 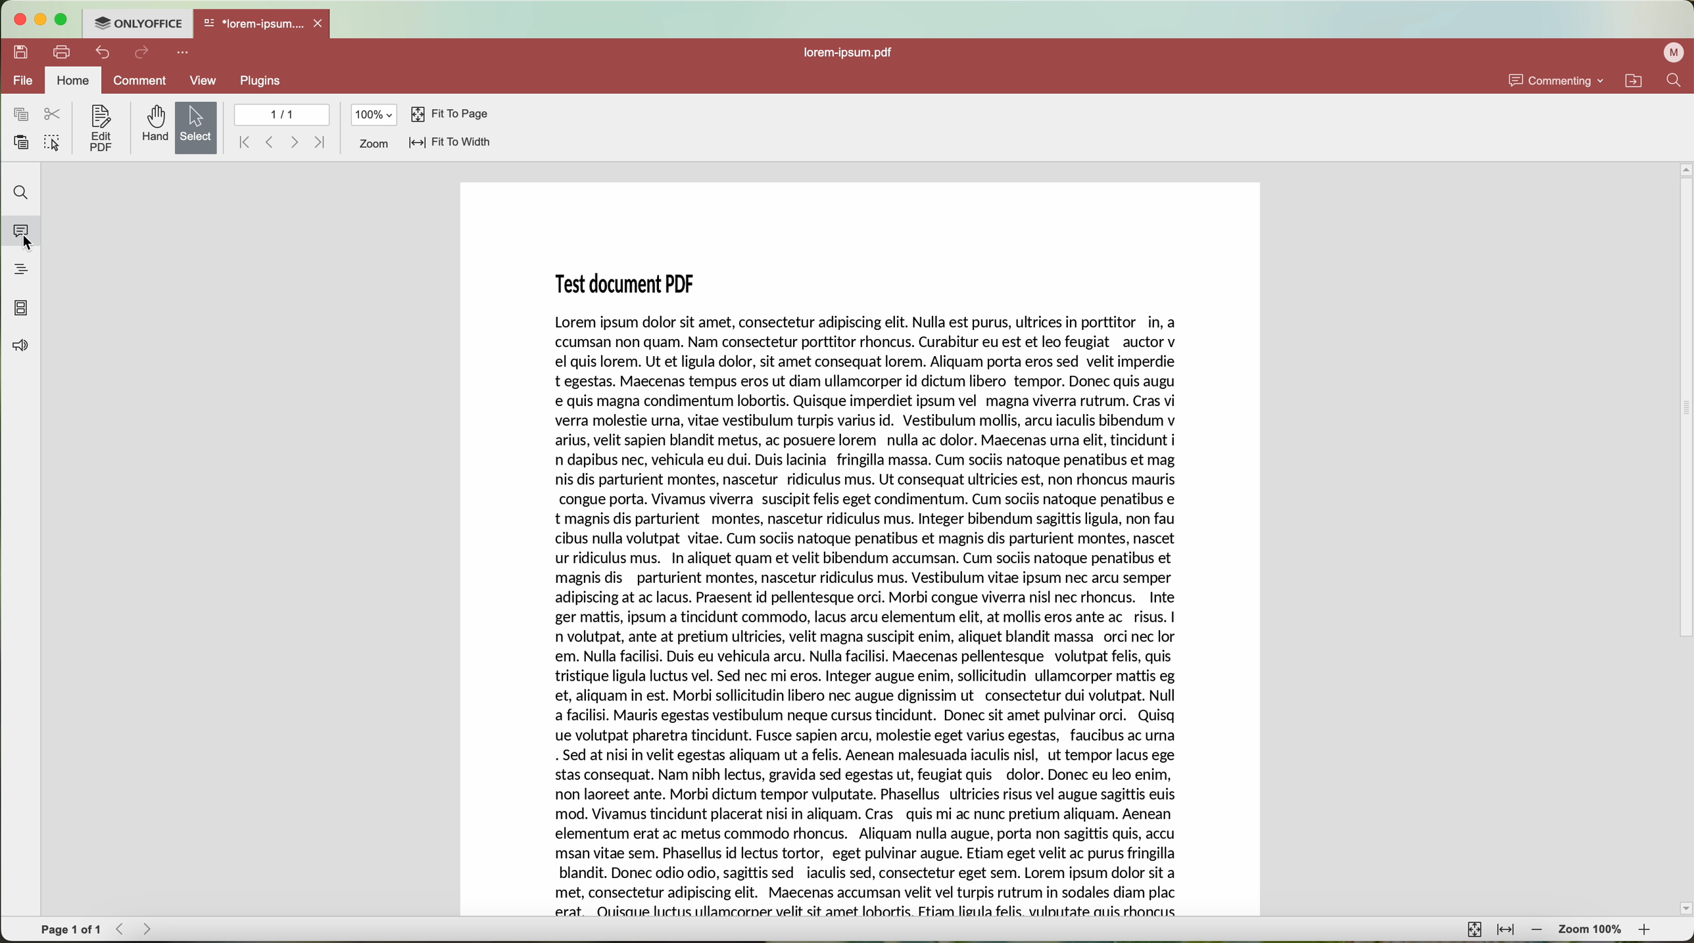 I want to click on more options, so click(x=183, y=53).